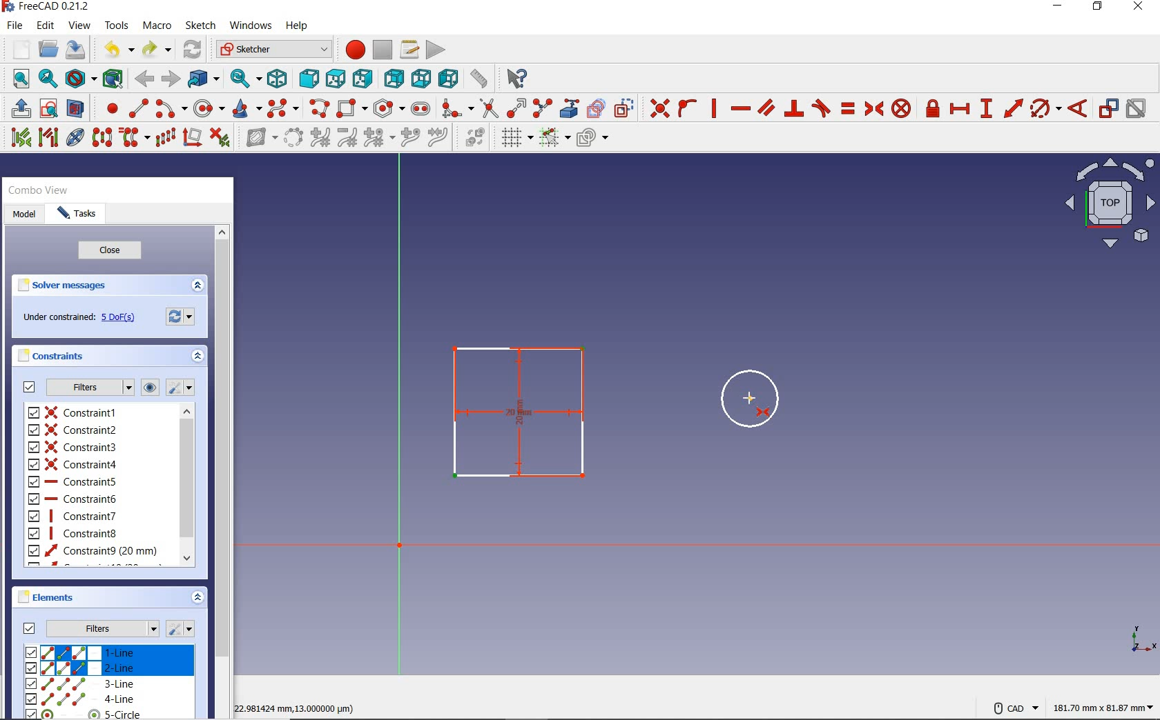  Describe the element at coordinates (183, 628) in the screenshot. I see `settings` at that location.